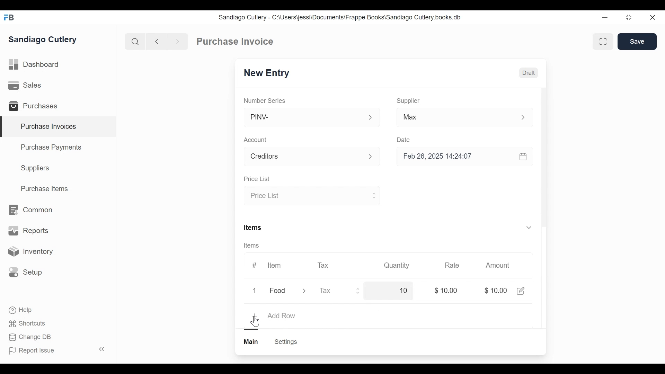  What do you see at coordinates (28, 323) in the screenshot?
I see `Shortcuts` at bounding box center [28, 323].